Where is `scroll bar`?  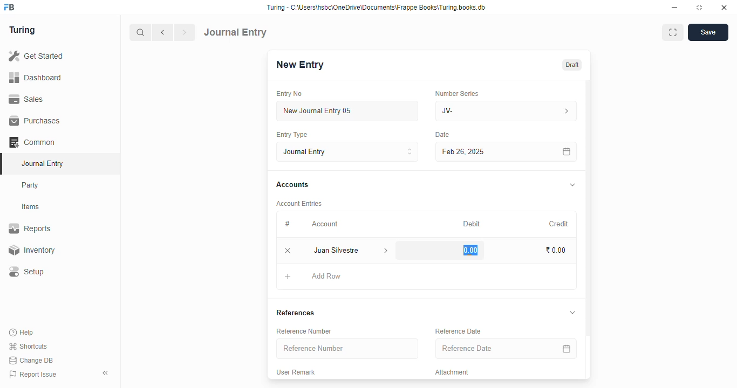 scroll bar is located at coordinates (589, 228).